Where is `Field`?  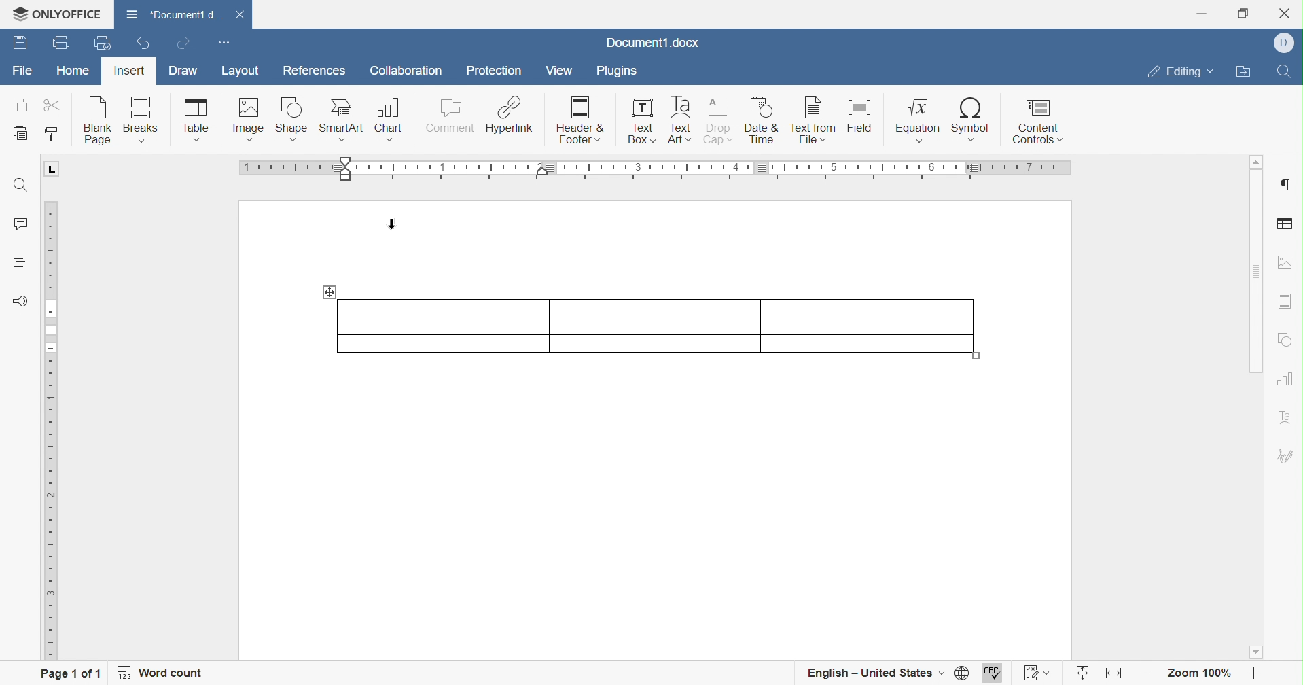 Field is located at coordinates (863, 118).